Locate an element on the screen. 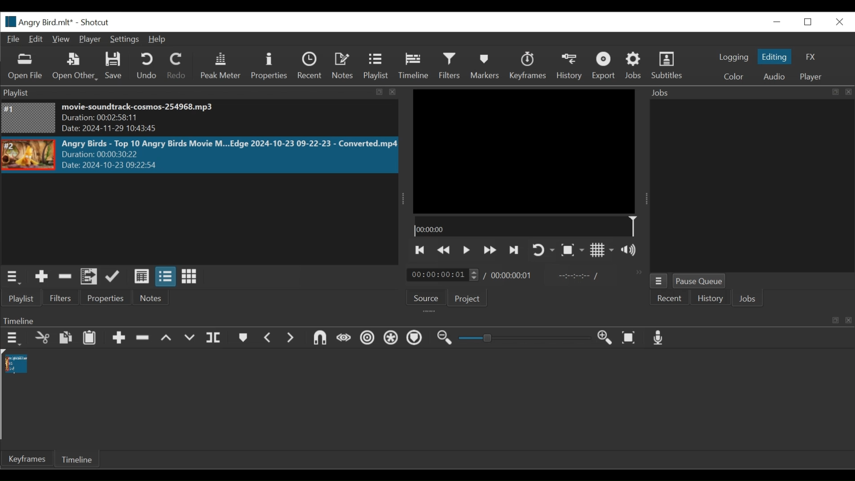 The width and height of the screenshot is (855, 481). Copy is located at coordinates (67, 338).